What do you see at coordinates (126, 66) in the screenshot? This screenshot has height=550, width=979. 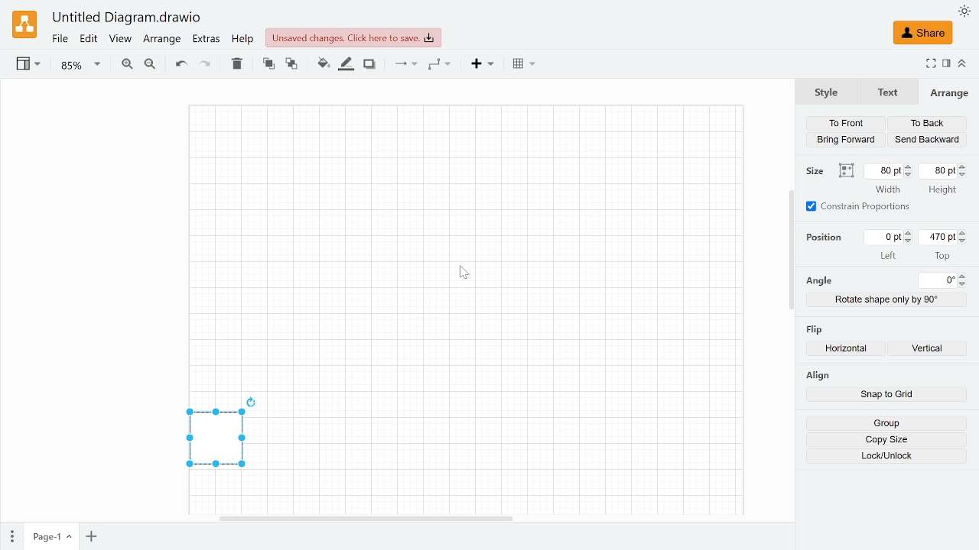 I see `Zoom in` at bounding box center [126, 66].